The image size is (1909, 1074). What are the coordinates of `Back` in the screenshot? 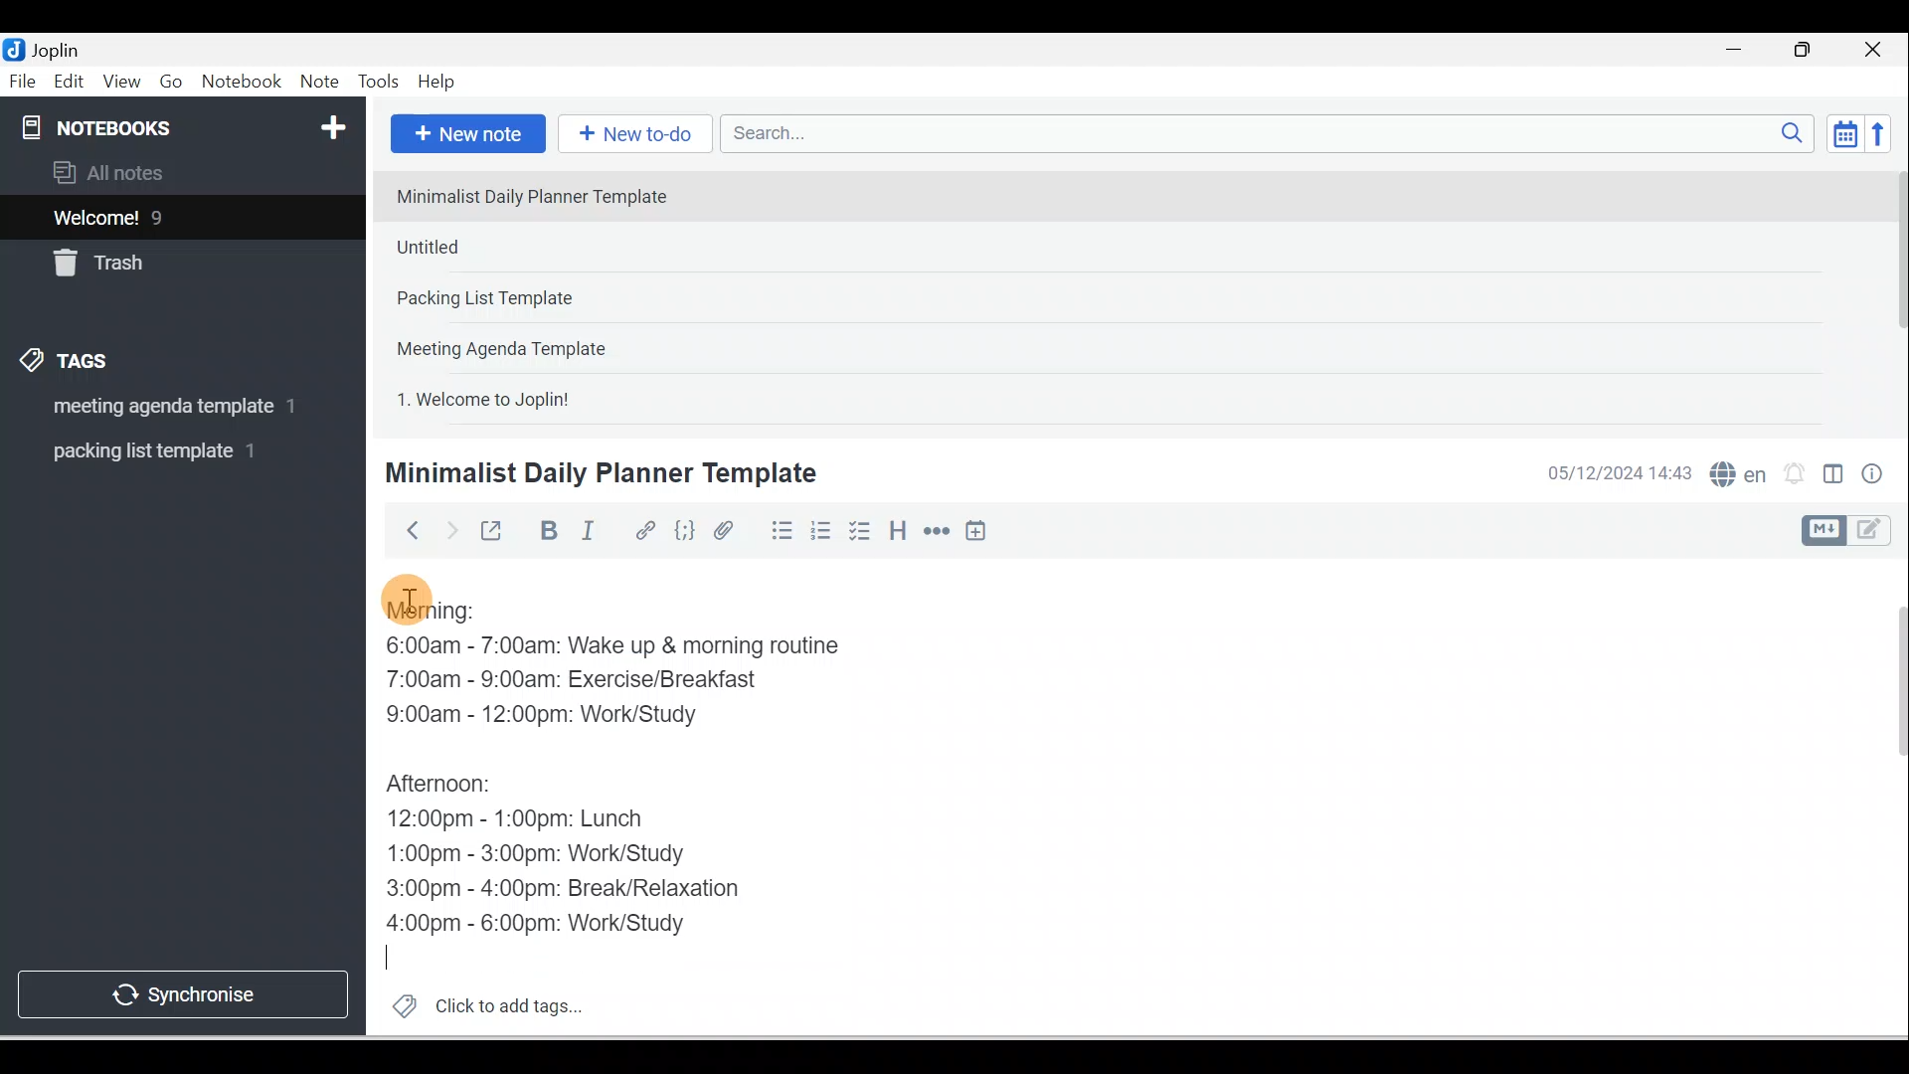 It's located at (404, 530).